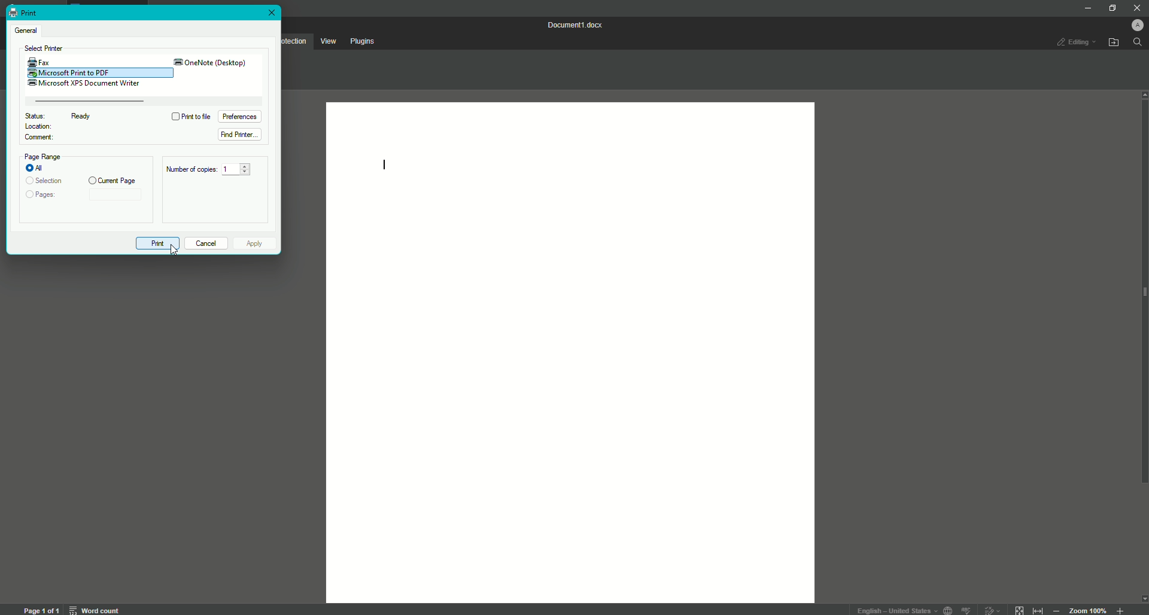 Image resolution: width=1149 pixels, height=615 pixels. I want to click on Status: Ready, so click(65, 115).